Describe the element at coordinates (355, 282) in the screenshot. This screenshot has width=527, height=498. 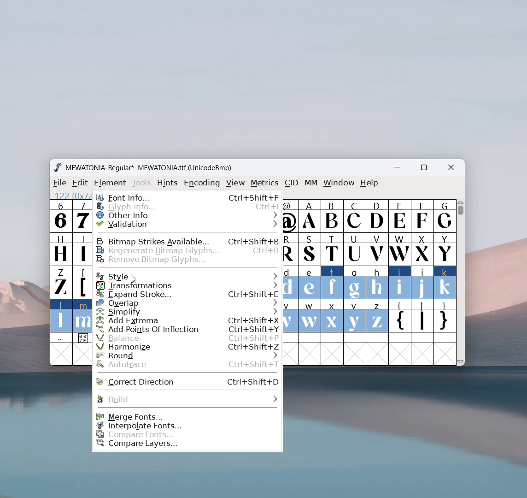
I see `g` at that location.